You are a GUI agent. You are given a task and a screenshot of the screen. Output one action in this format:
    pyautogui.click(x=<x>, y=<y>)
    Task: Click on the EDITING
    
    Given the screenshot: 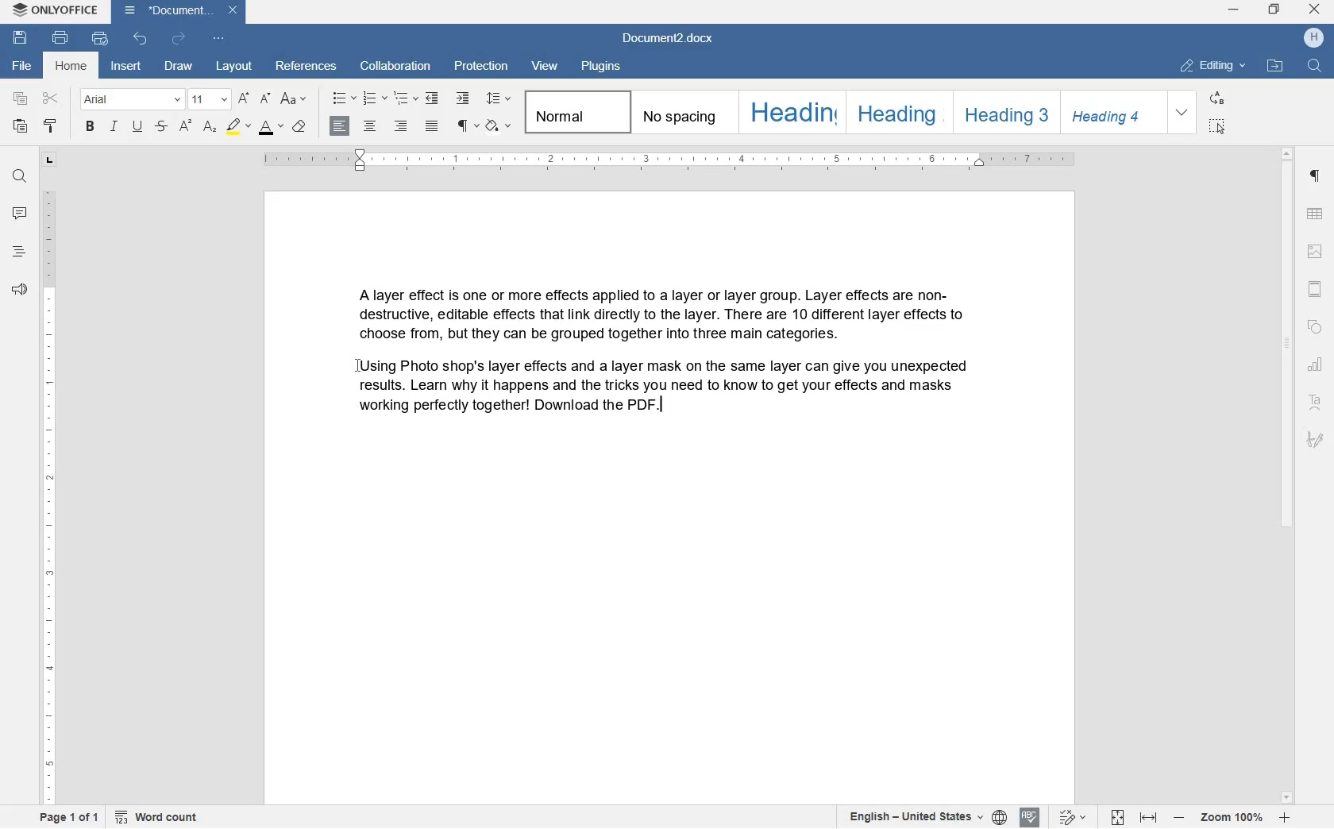 What is the action you would take?
    pyautogui.click(x=1214, y=67)
    